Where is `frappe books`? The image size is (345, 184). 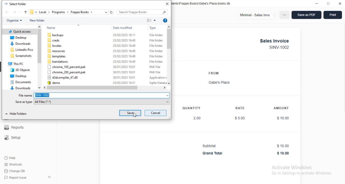 frappe books is located at coordinates (80, 12).